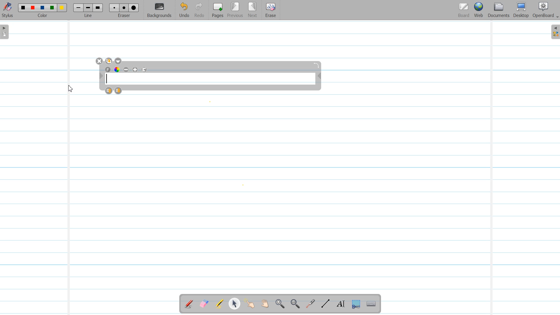  Describe the element at coordinates (479, 10) in the screenshot. I see `Web` at that location.